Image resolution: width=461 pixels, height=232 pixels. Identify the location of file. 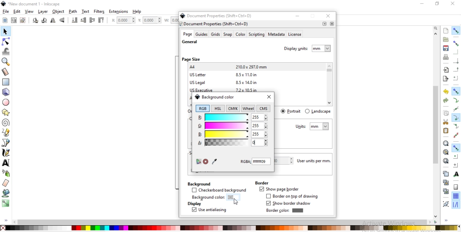
(6, 12).